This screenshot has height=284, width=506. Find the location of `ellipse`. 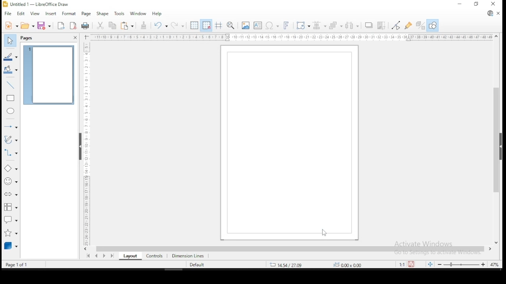

ellipse is located at coordinates (11, 112).